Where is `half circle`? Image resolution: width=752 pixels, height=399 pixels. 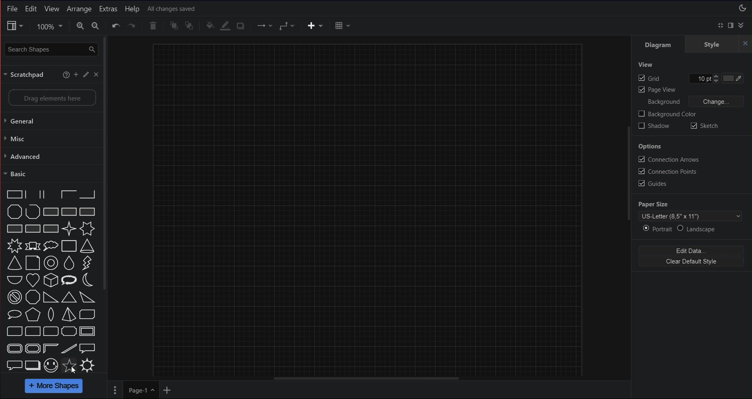 half circle is located at coordinates (15, 280).